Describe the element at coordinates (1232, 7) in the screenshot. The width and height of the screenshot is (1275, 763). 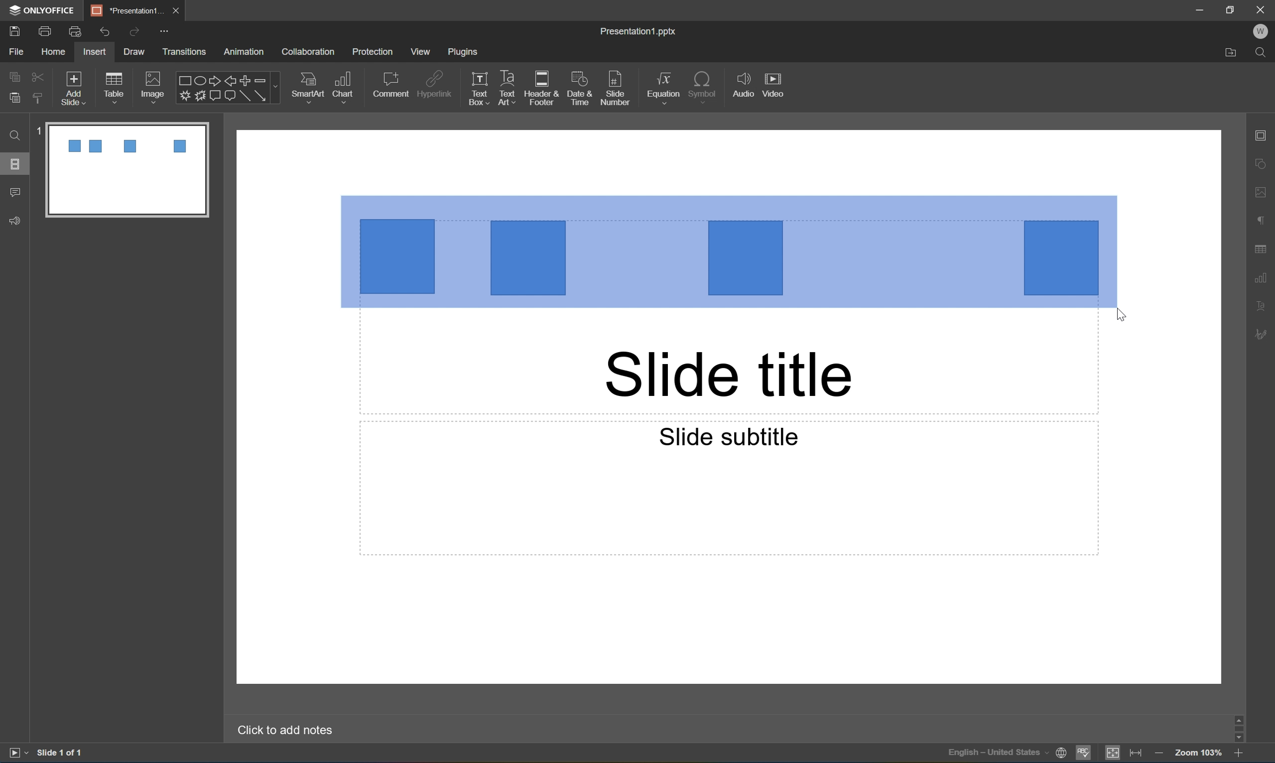
I see `restore down` at that location.